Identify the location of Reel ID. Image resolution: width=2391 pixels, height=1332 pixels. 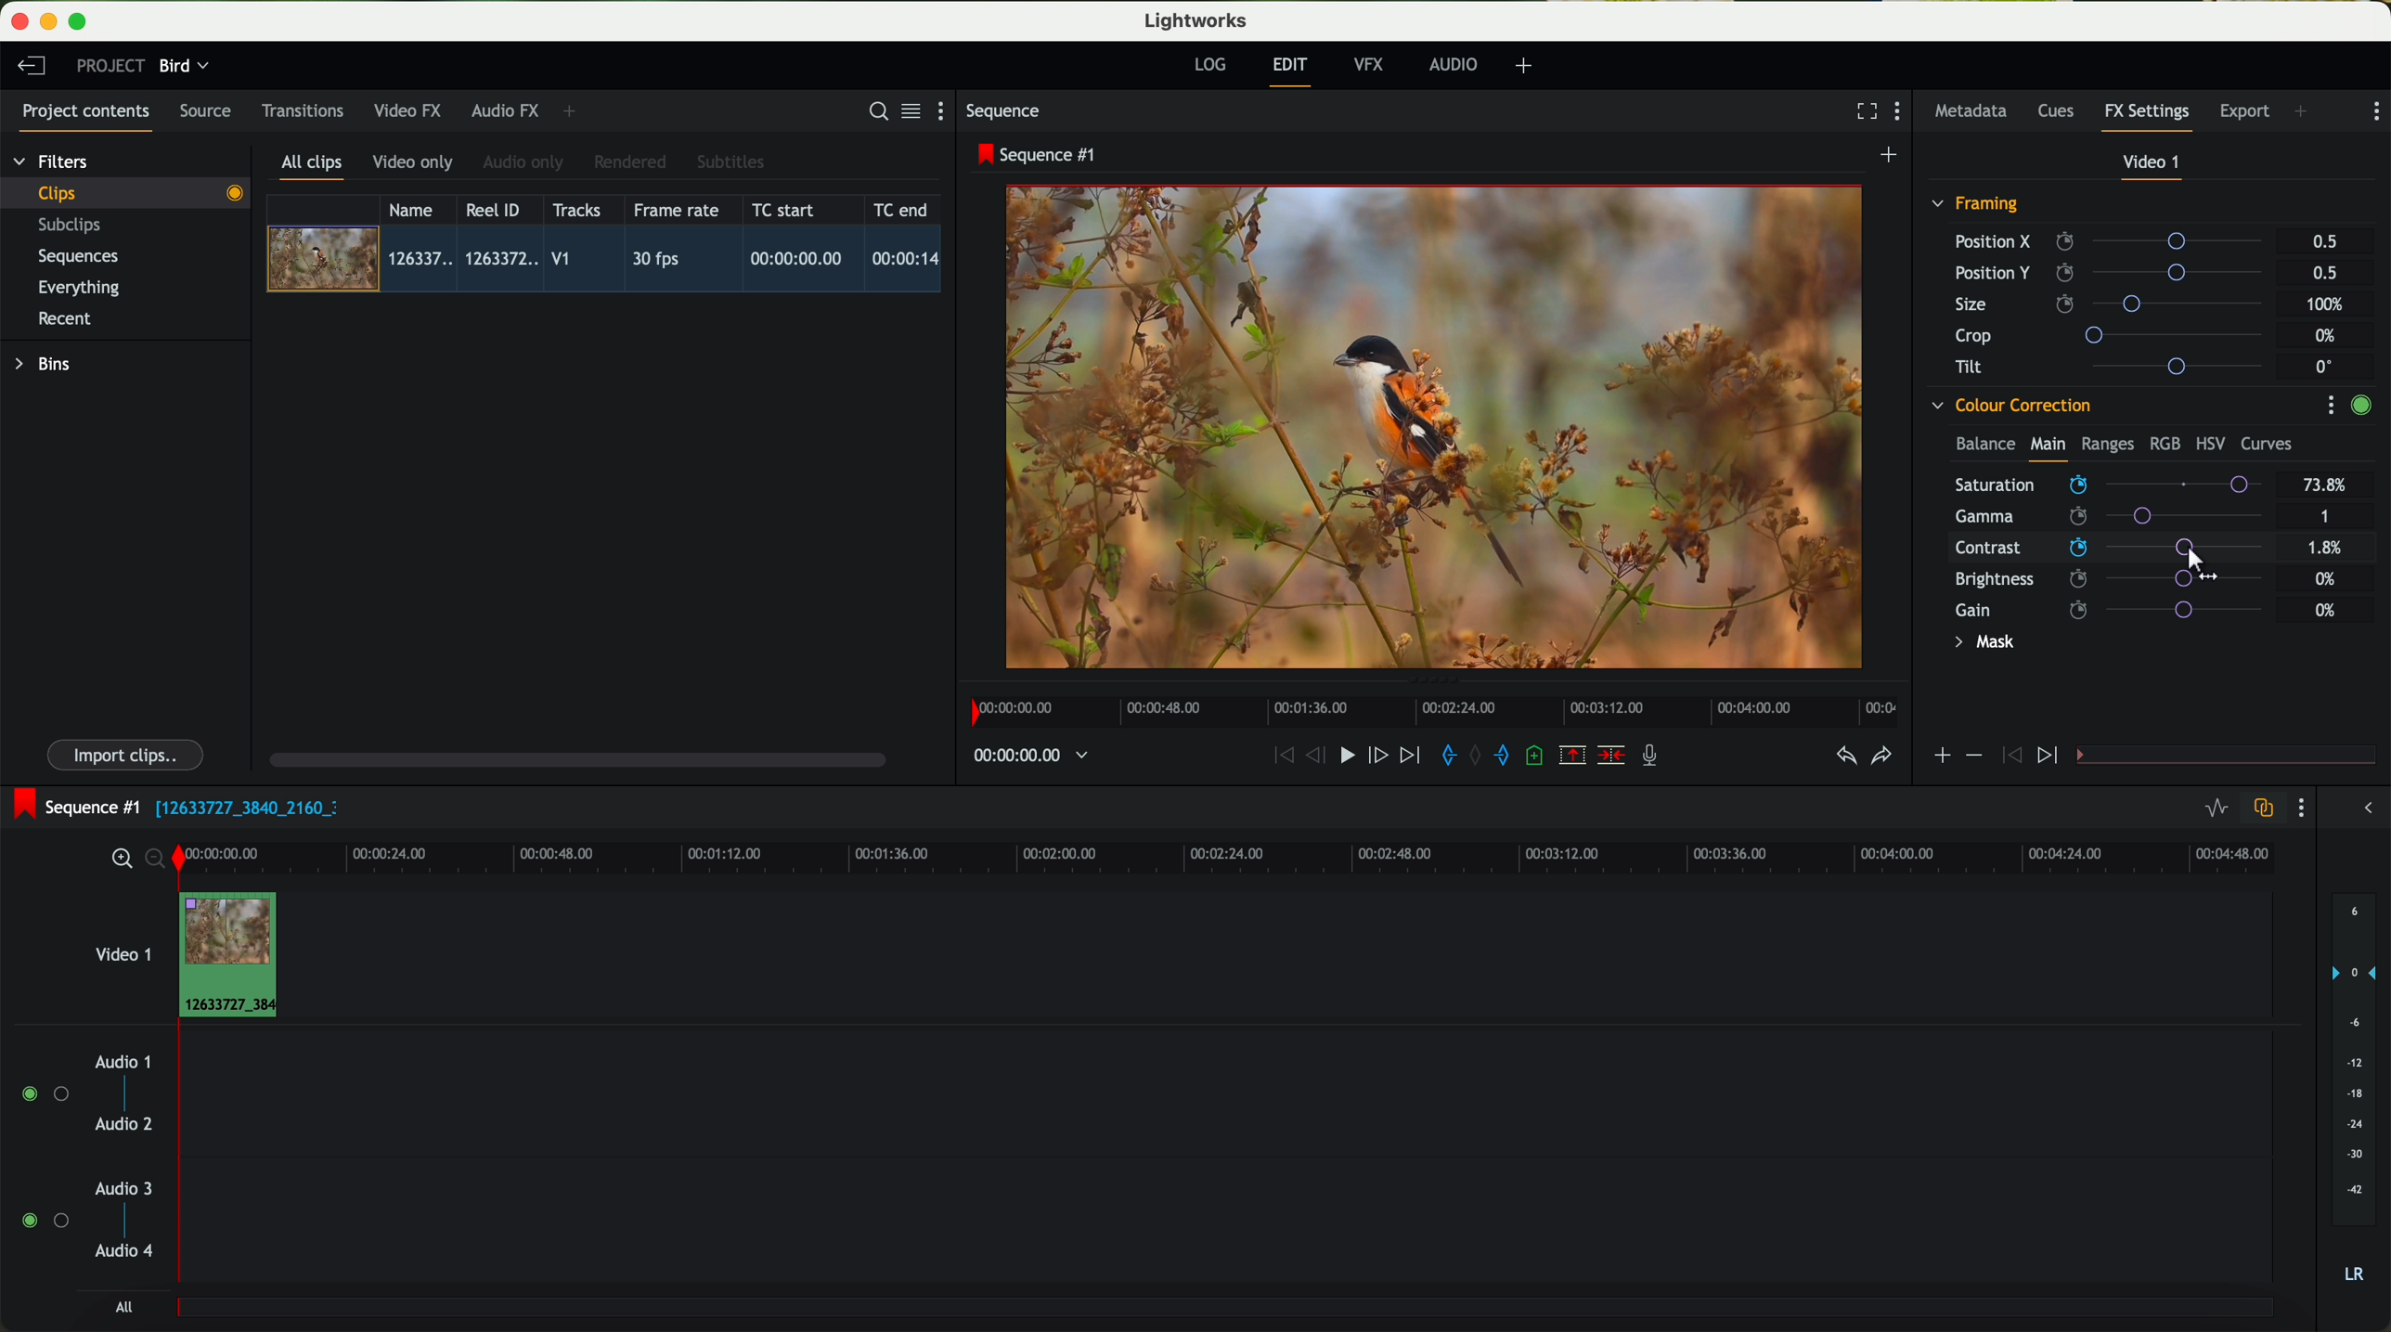
(498, 209).